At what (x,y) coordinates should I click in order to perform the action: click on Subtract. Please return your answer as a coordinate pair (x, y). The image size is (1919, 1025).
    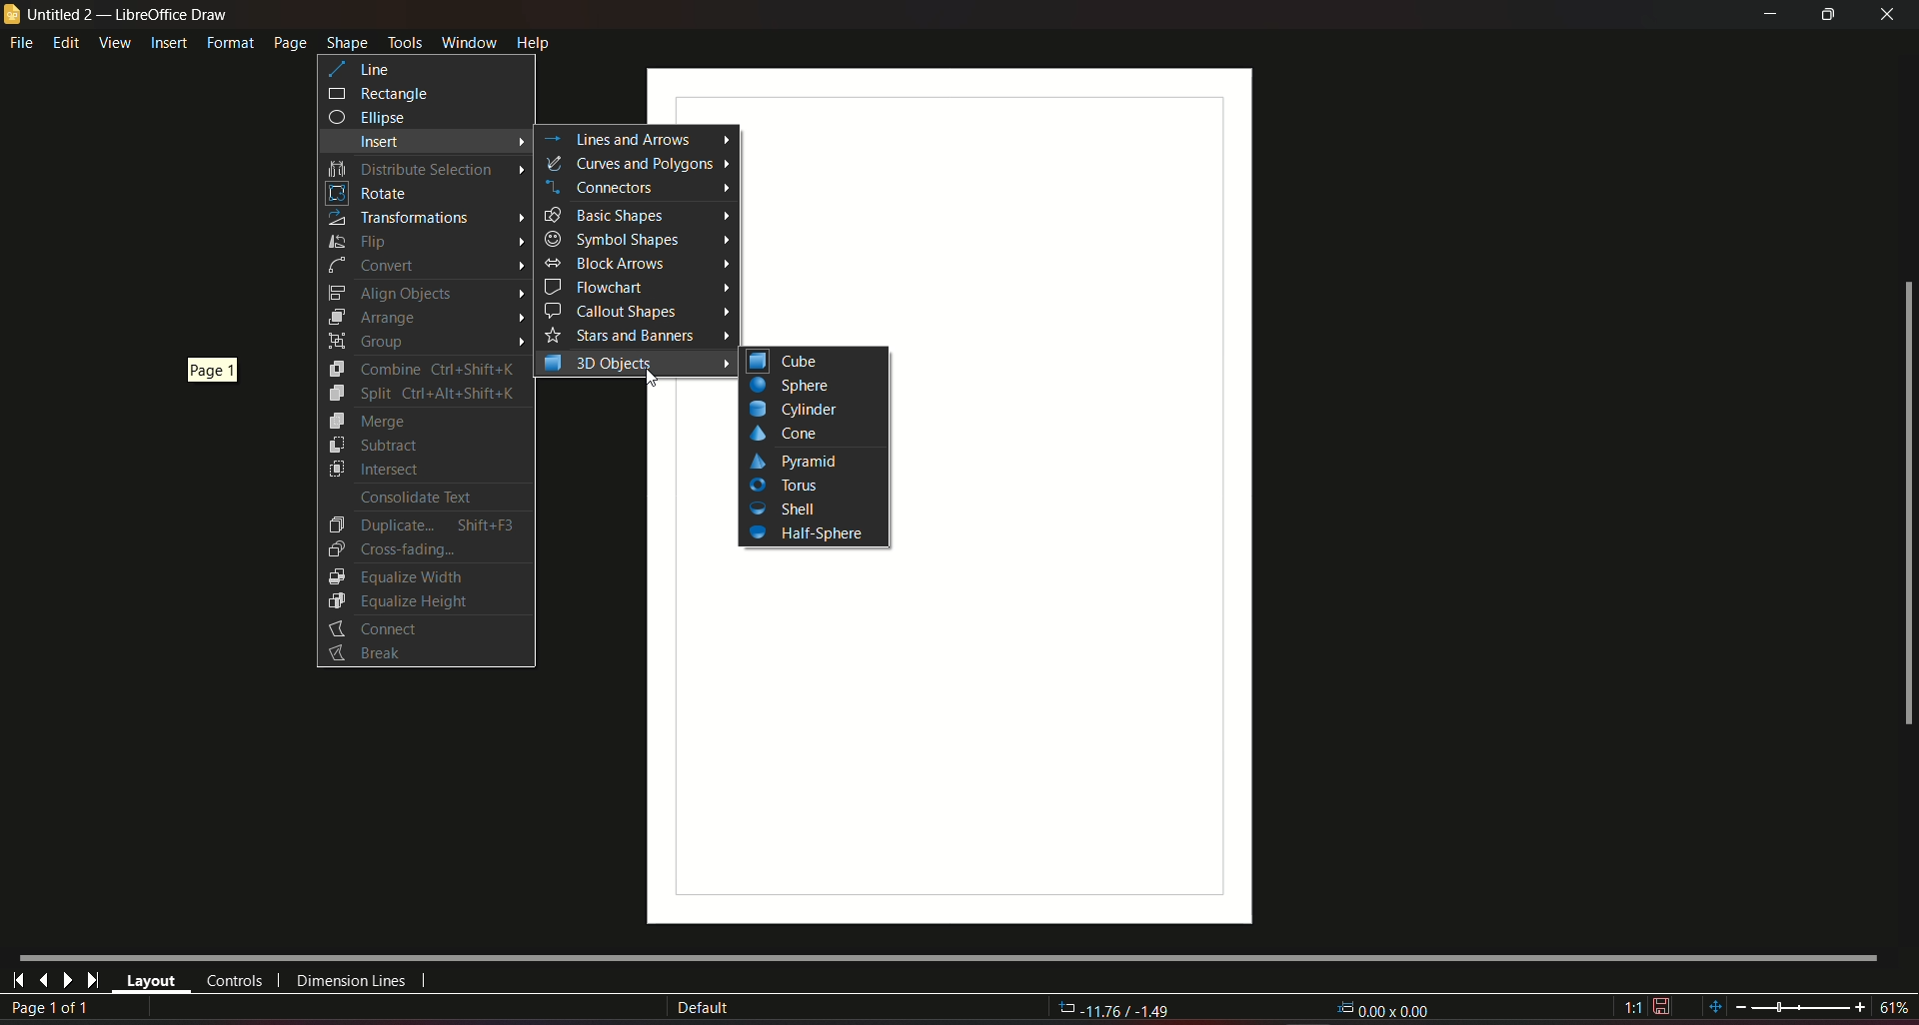
    Looking at the image, I should click on (374, 445).